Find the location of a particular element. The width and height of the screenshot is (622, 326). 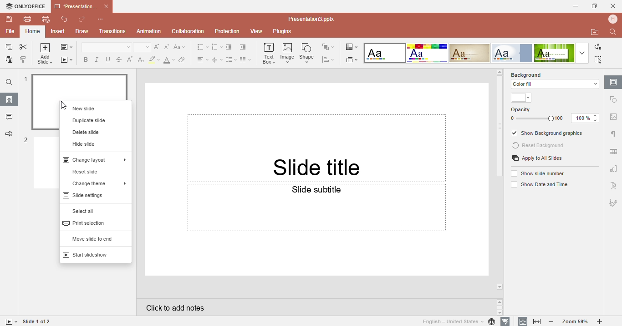

Bullets is located at coordinates (202, 47).